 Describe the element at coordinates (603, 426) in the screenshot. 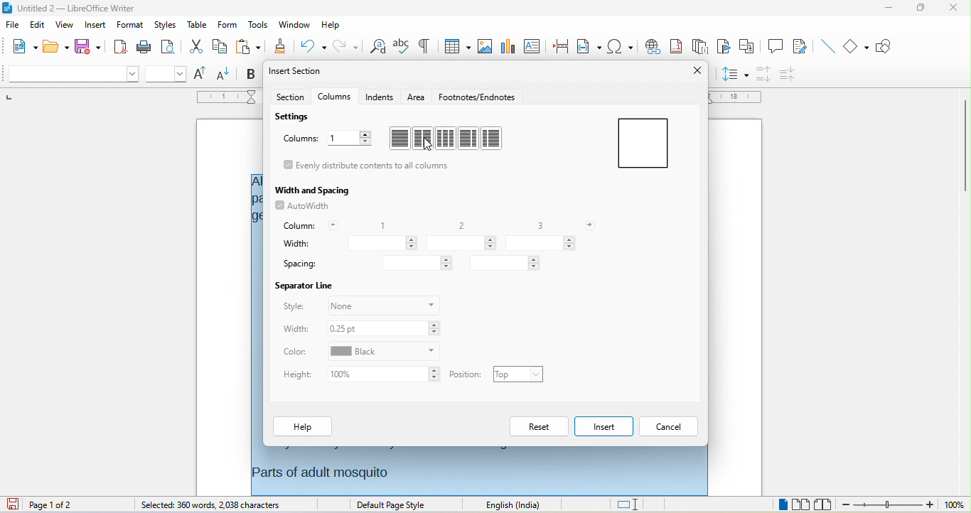

I see `insert` at that location.